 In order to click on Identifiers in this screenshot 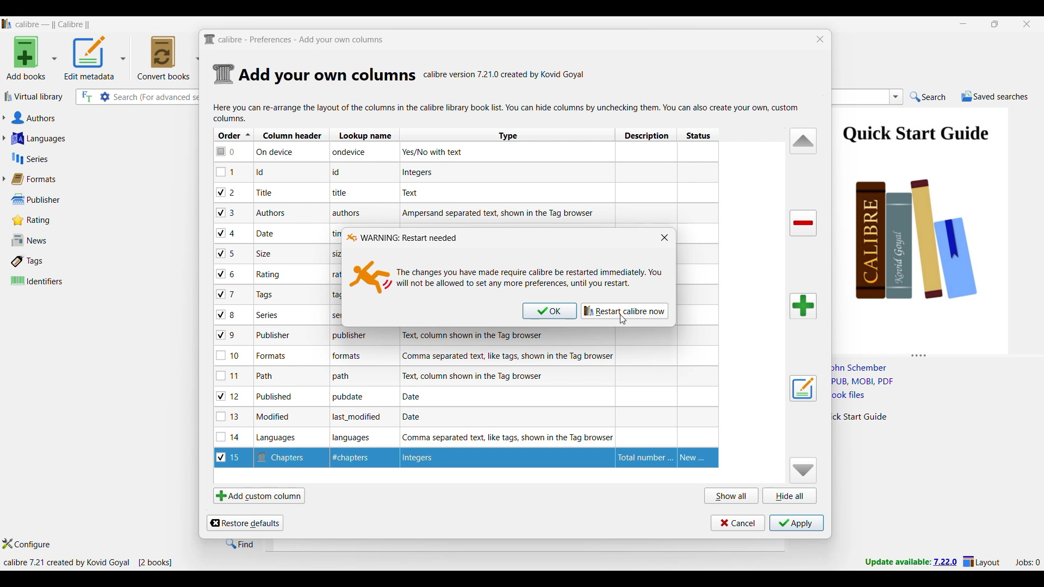, I will do `click(53, 280)`.